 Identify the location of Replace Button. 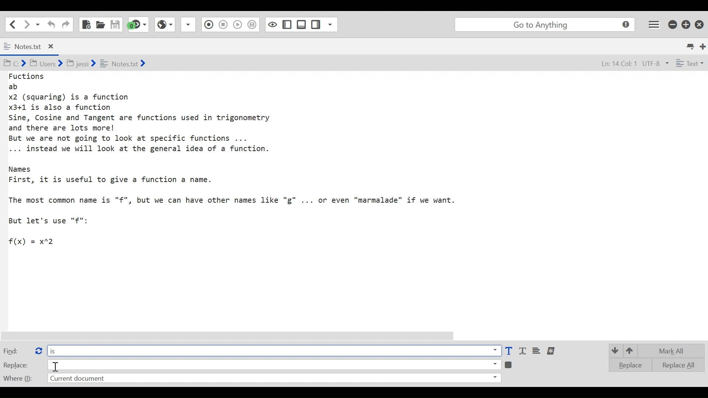
(38, 350).